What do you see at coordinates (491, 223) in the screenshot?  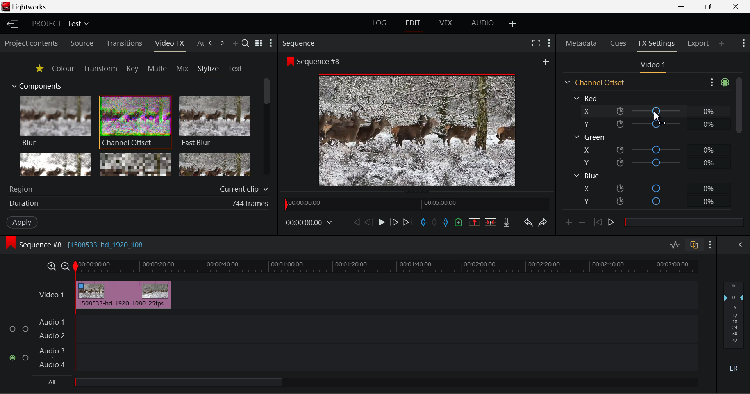 I see `Delete/Cut` at bounding box center [491, 223].